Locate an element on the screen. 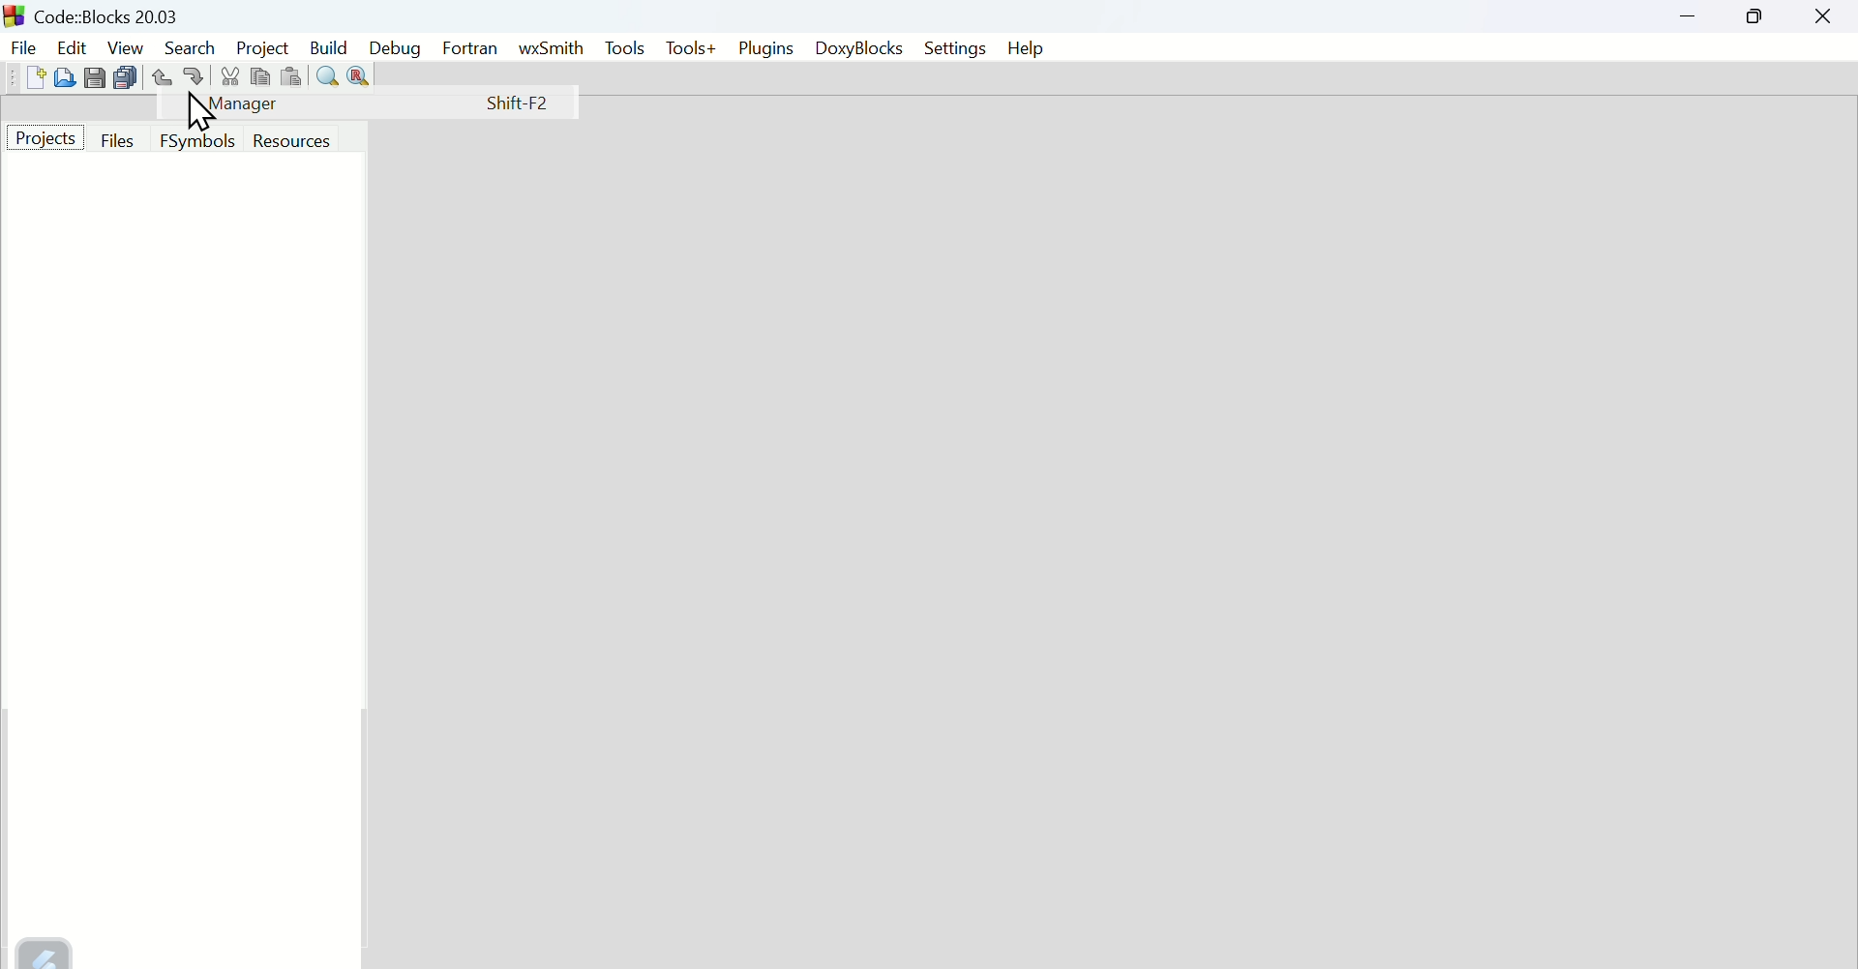  edit is located at coordinates (71, 46).